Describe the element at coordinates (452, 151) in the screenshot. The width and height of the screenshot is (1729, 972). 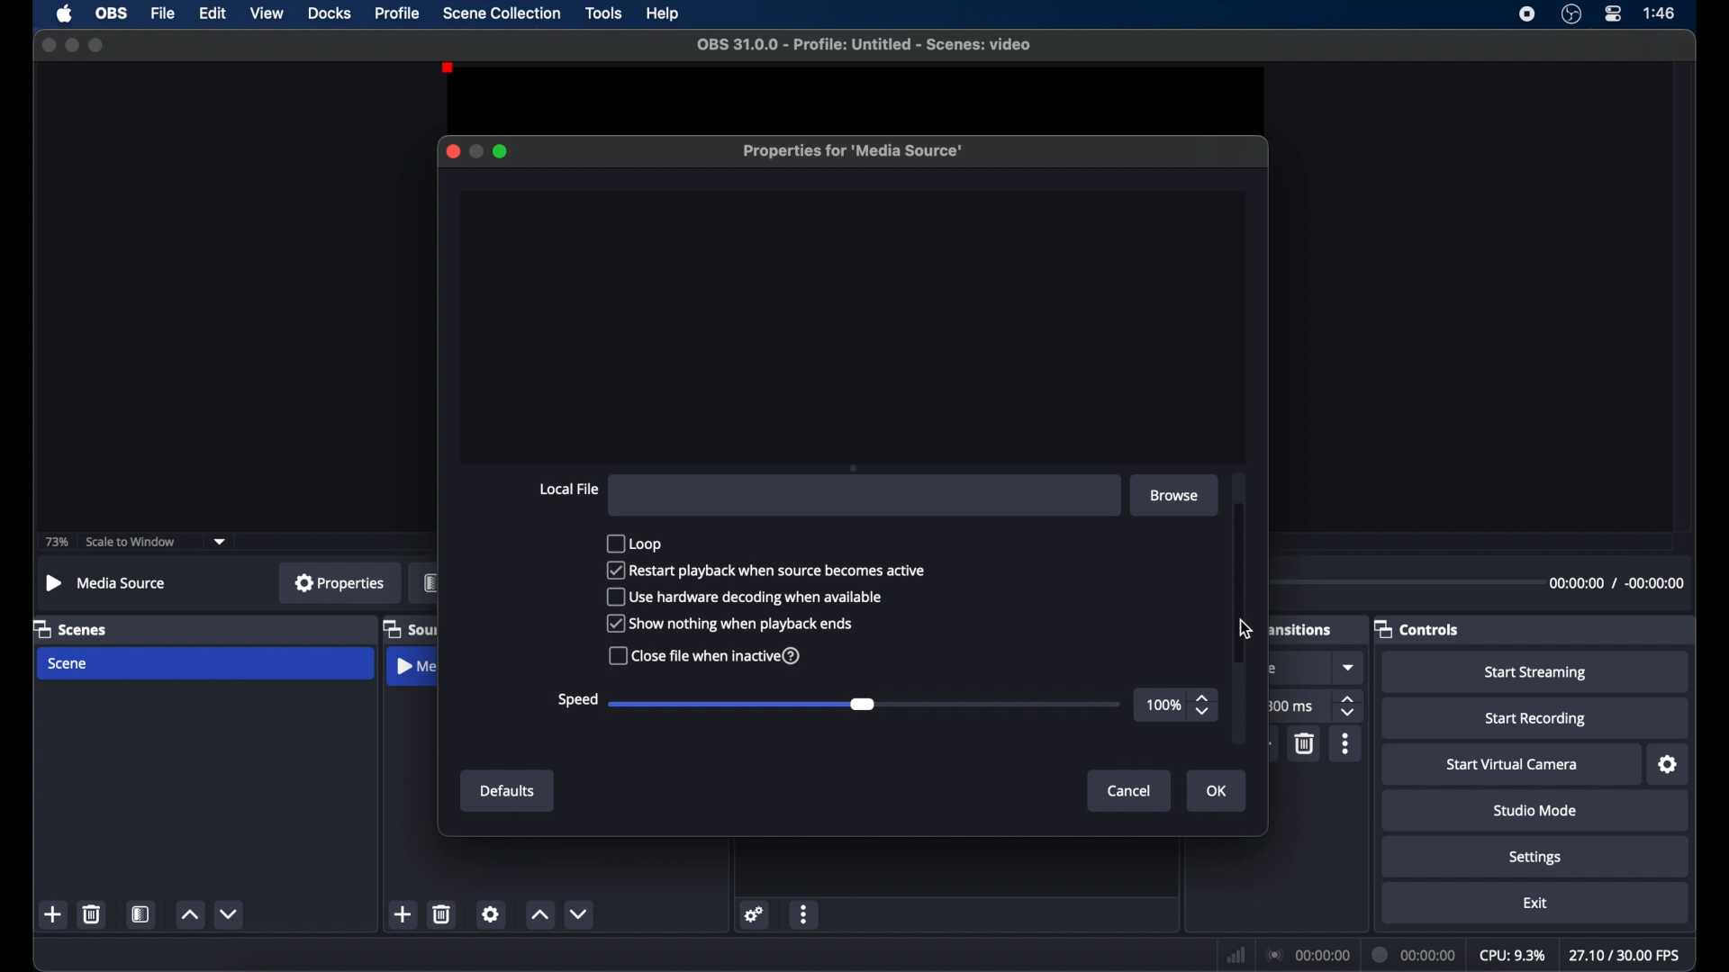
I see `close` at that location.